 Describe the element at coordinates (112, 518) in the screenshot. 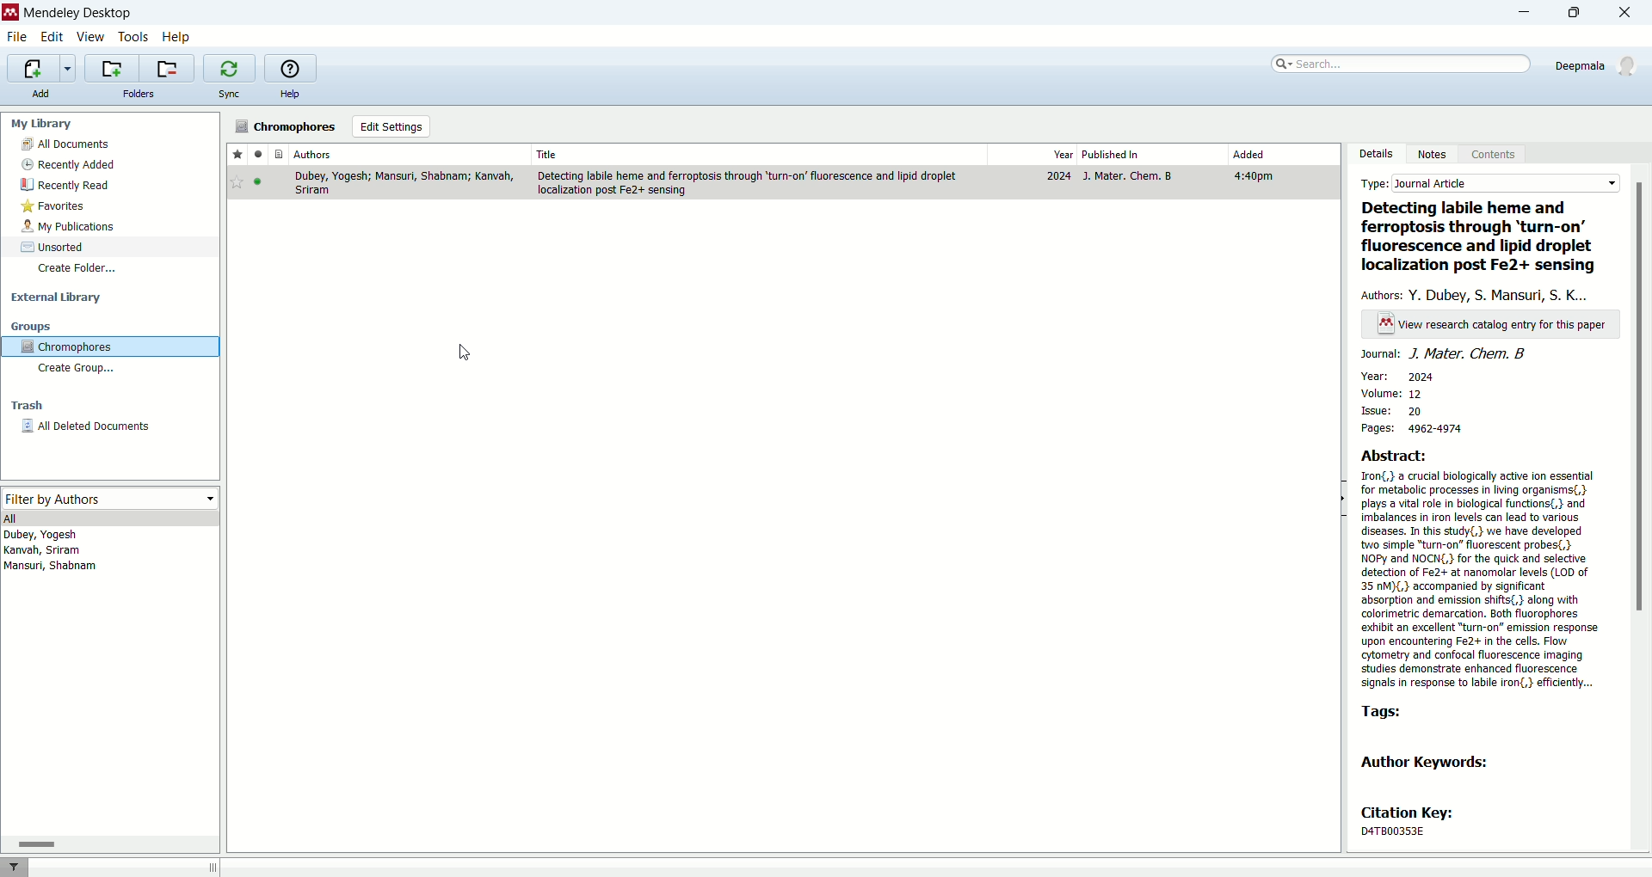

I see `all` at that location.